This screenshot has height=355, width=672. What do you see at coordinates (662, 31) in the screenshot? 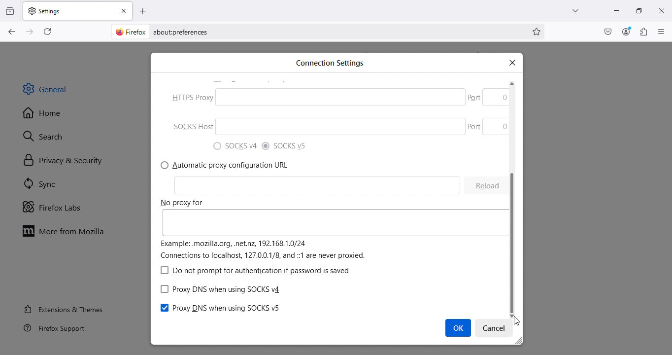
I see `Open application menu` at bounding box center [662, 31].